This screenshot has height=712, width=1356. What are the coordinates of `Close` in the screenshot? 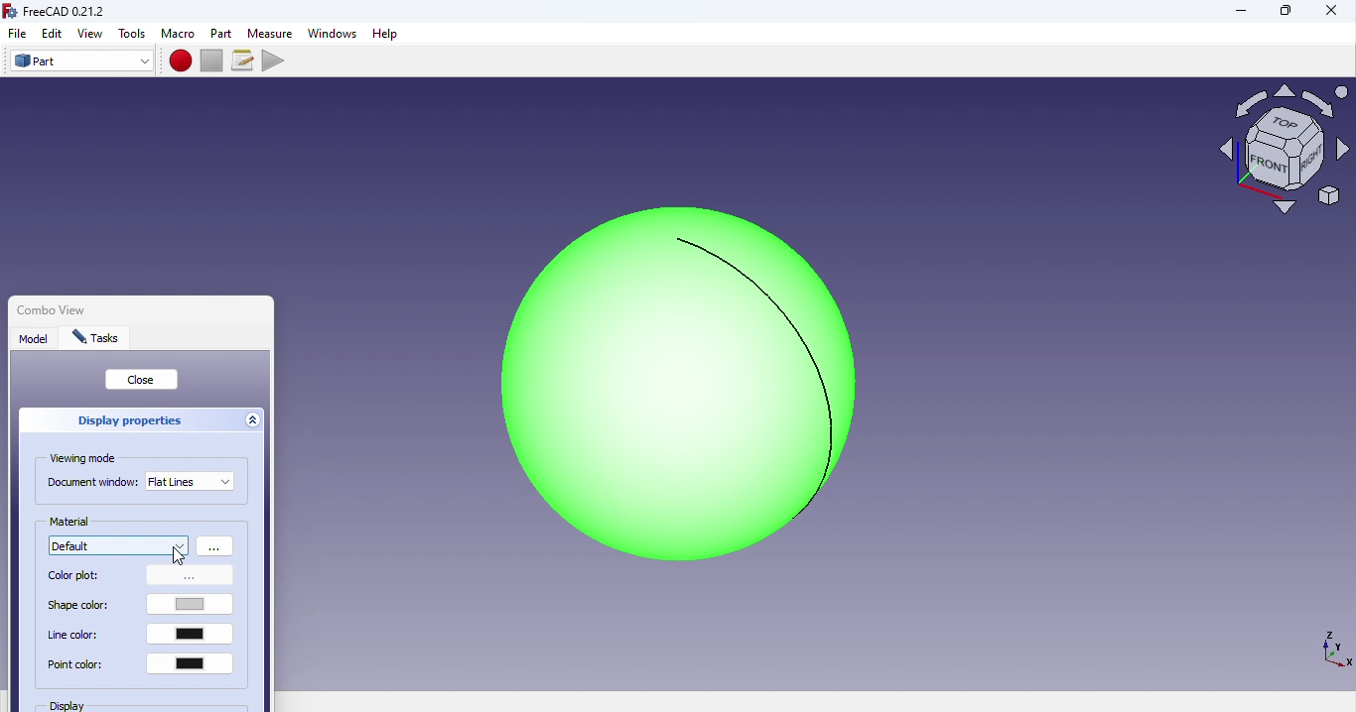 It's located at (1323, 14).